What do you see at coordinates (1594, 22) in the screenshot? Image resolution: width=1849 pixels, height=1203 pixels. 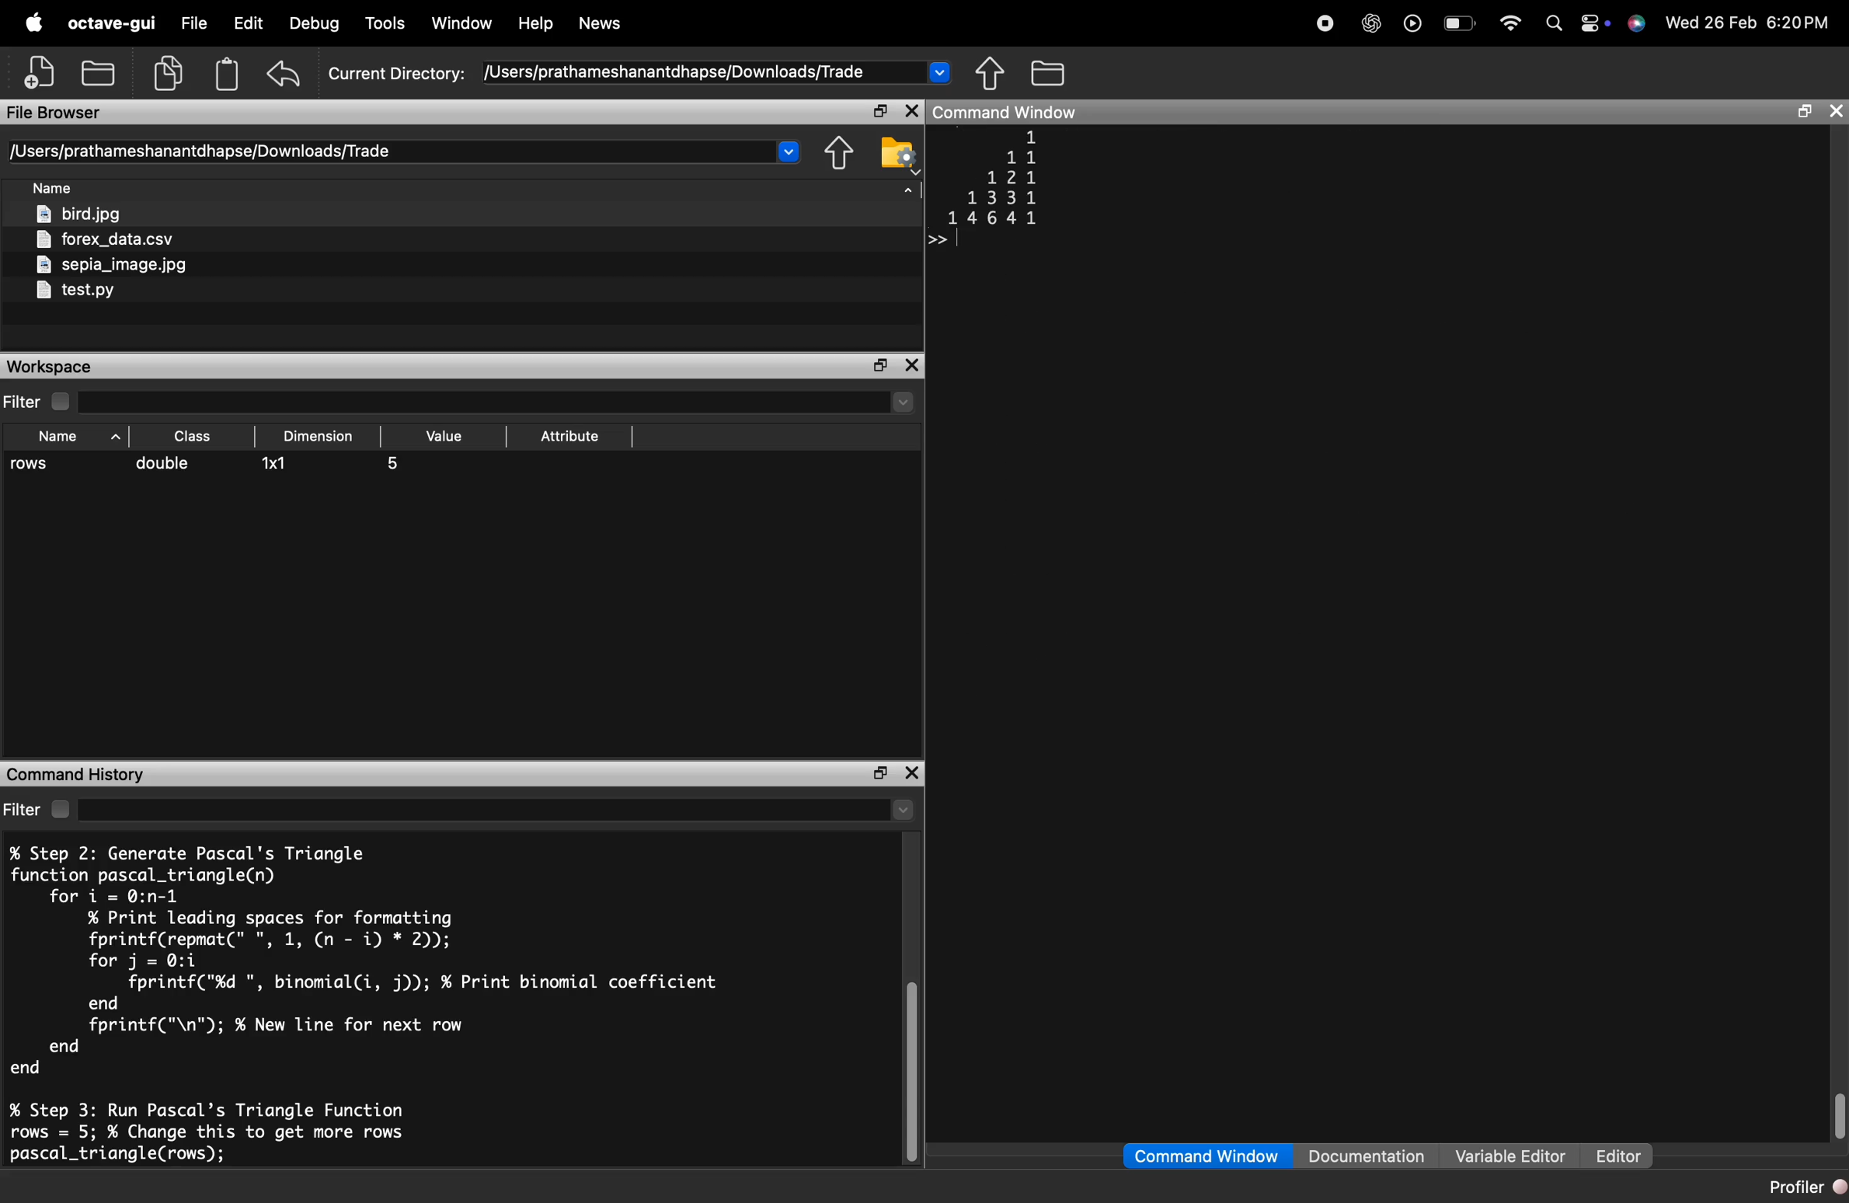 I see `more options` at bounding box center [1594, 22].